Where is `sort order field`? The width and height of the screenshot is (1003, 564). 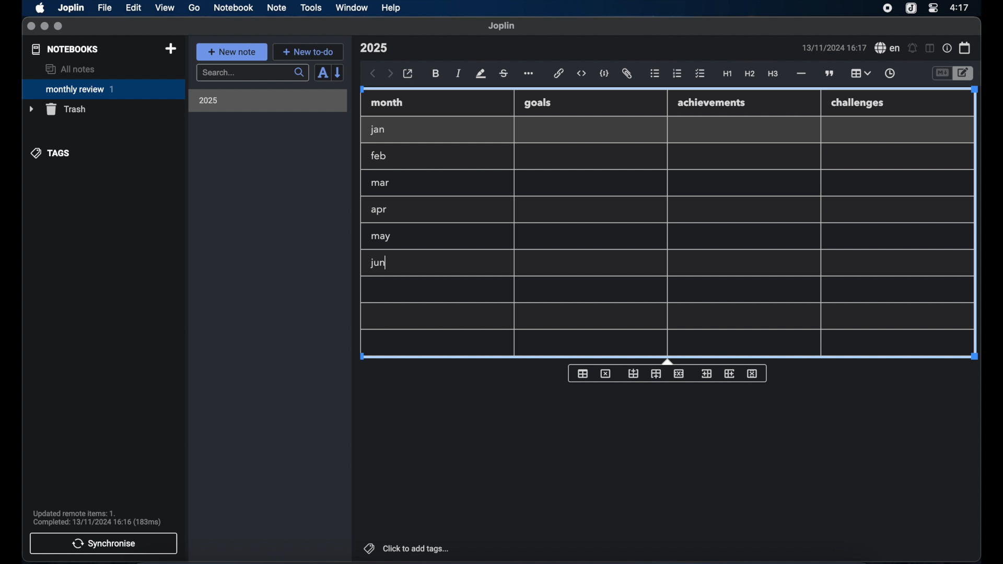 sort order field is located at coordinates (322, 73).